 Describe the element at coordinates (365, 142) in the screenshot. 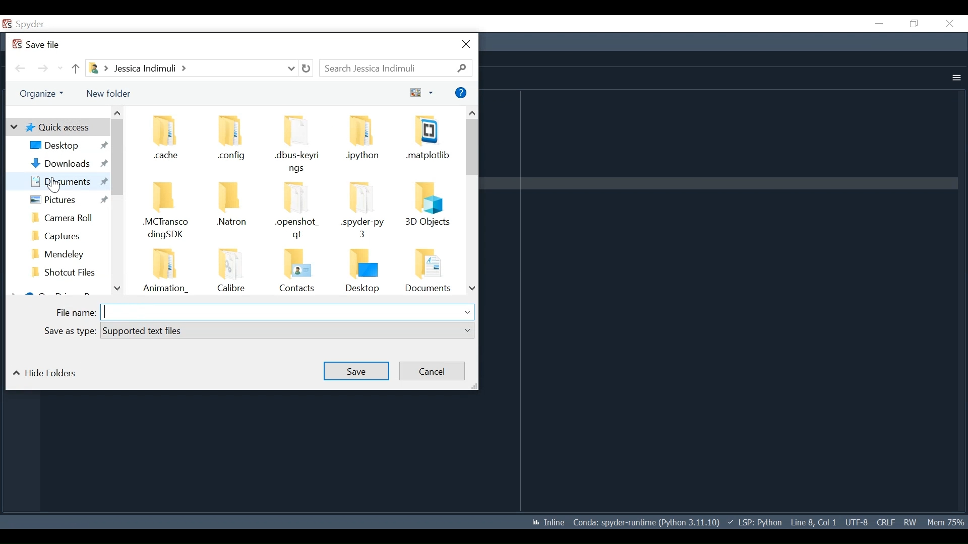

I see `Folder` at that location.